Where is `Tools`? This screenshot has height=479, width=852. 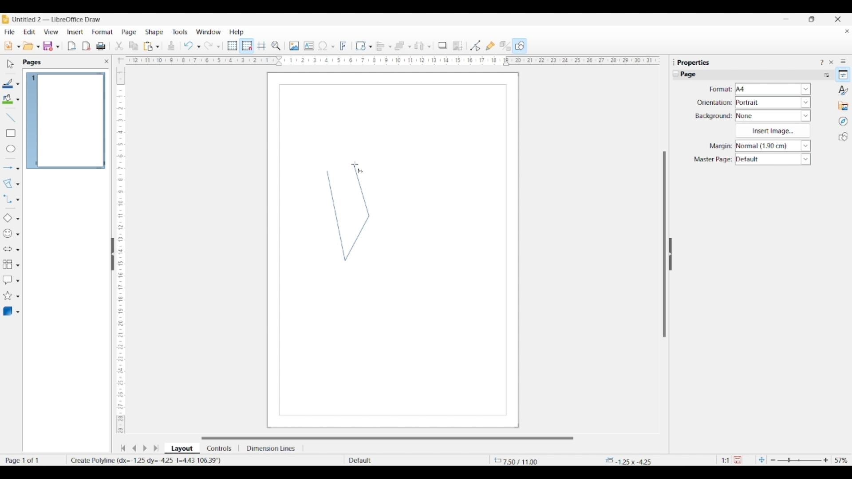 Tools is located at coordinates (180, 31).